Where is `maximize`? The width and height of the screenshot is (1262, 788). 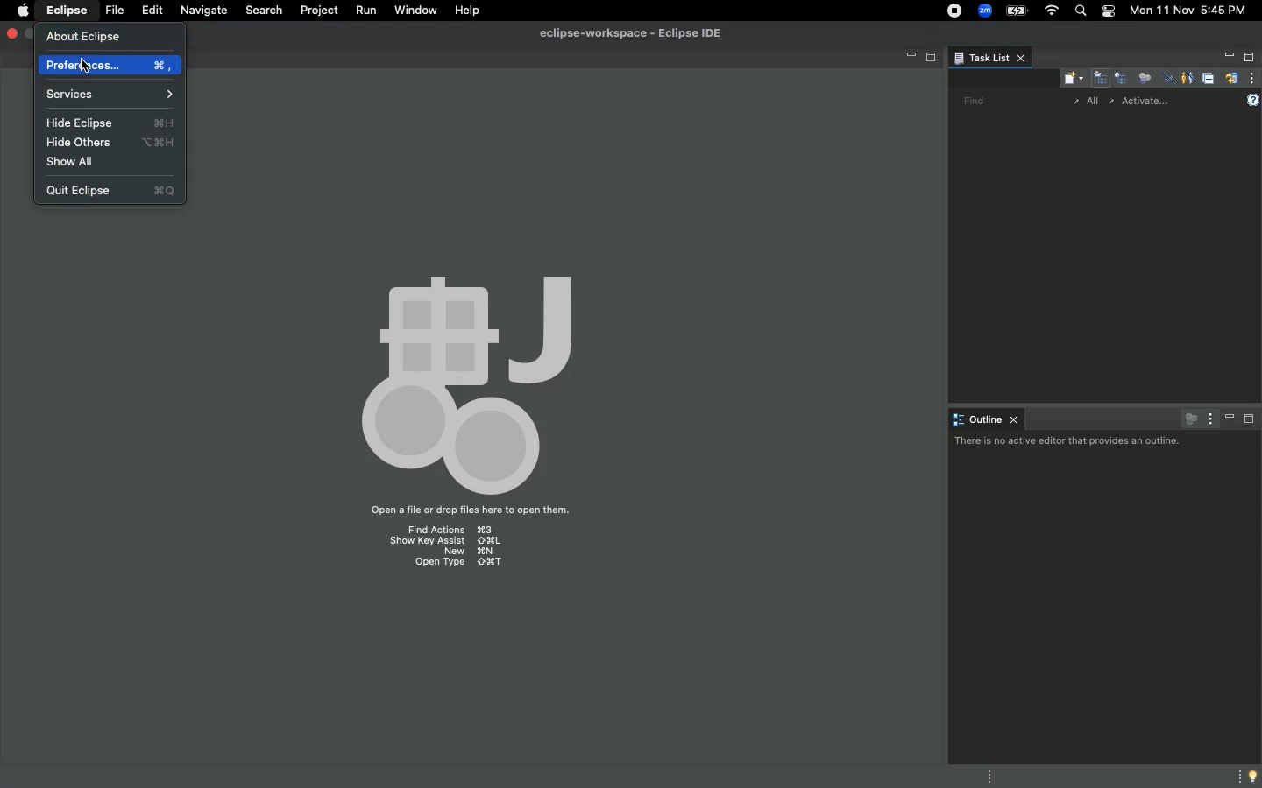 maximize is located at coordinates (28, 36).